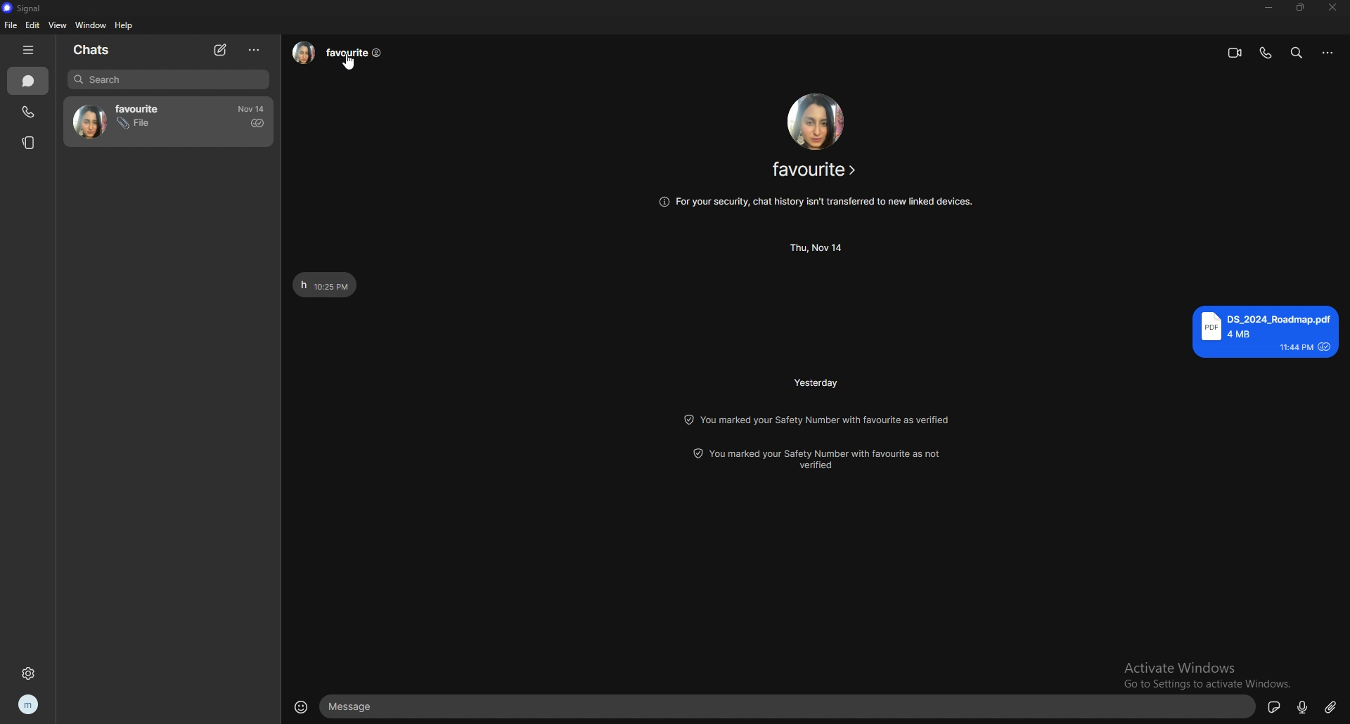 This screenshot has width=1350, height=724. Describe the element at coordinates (1328, 52) in the screenshot. I see `options` at that location.